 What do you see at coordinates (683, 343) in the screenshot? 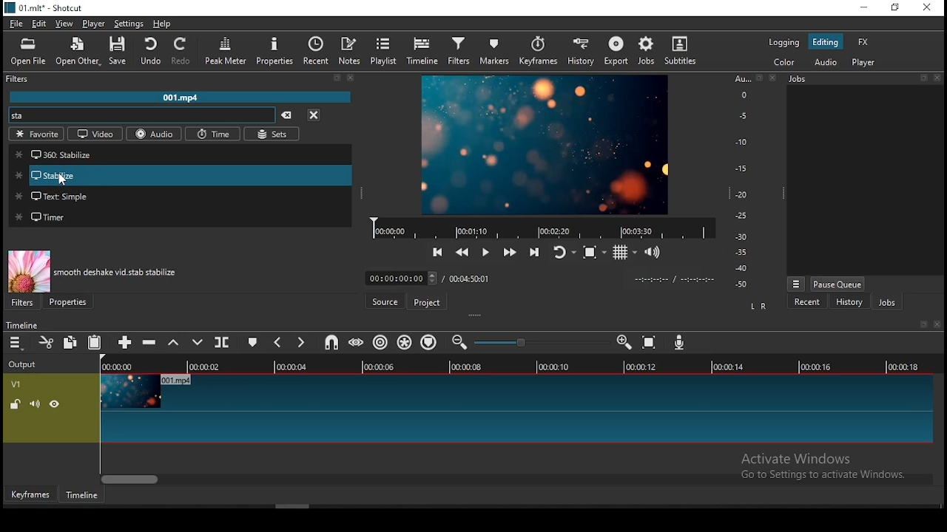
I see `record` at bounding box center [683, 343].